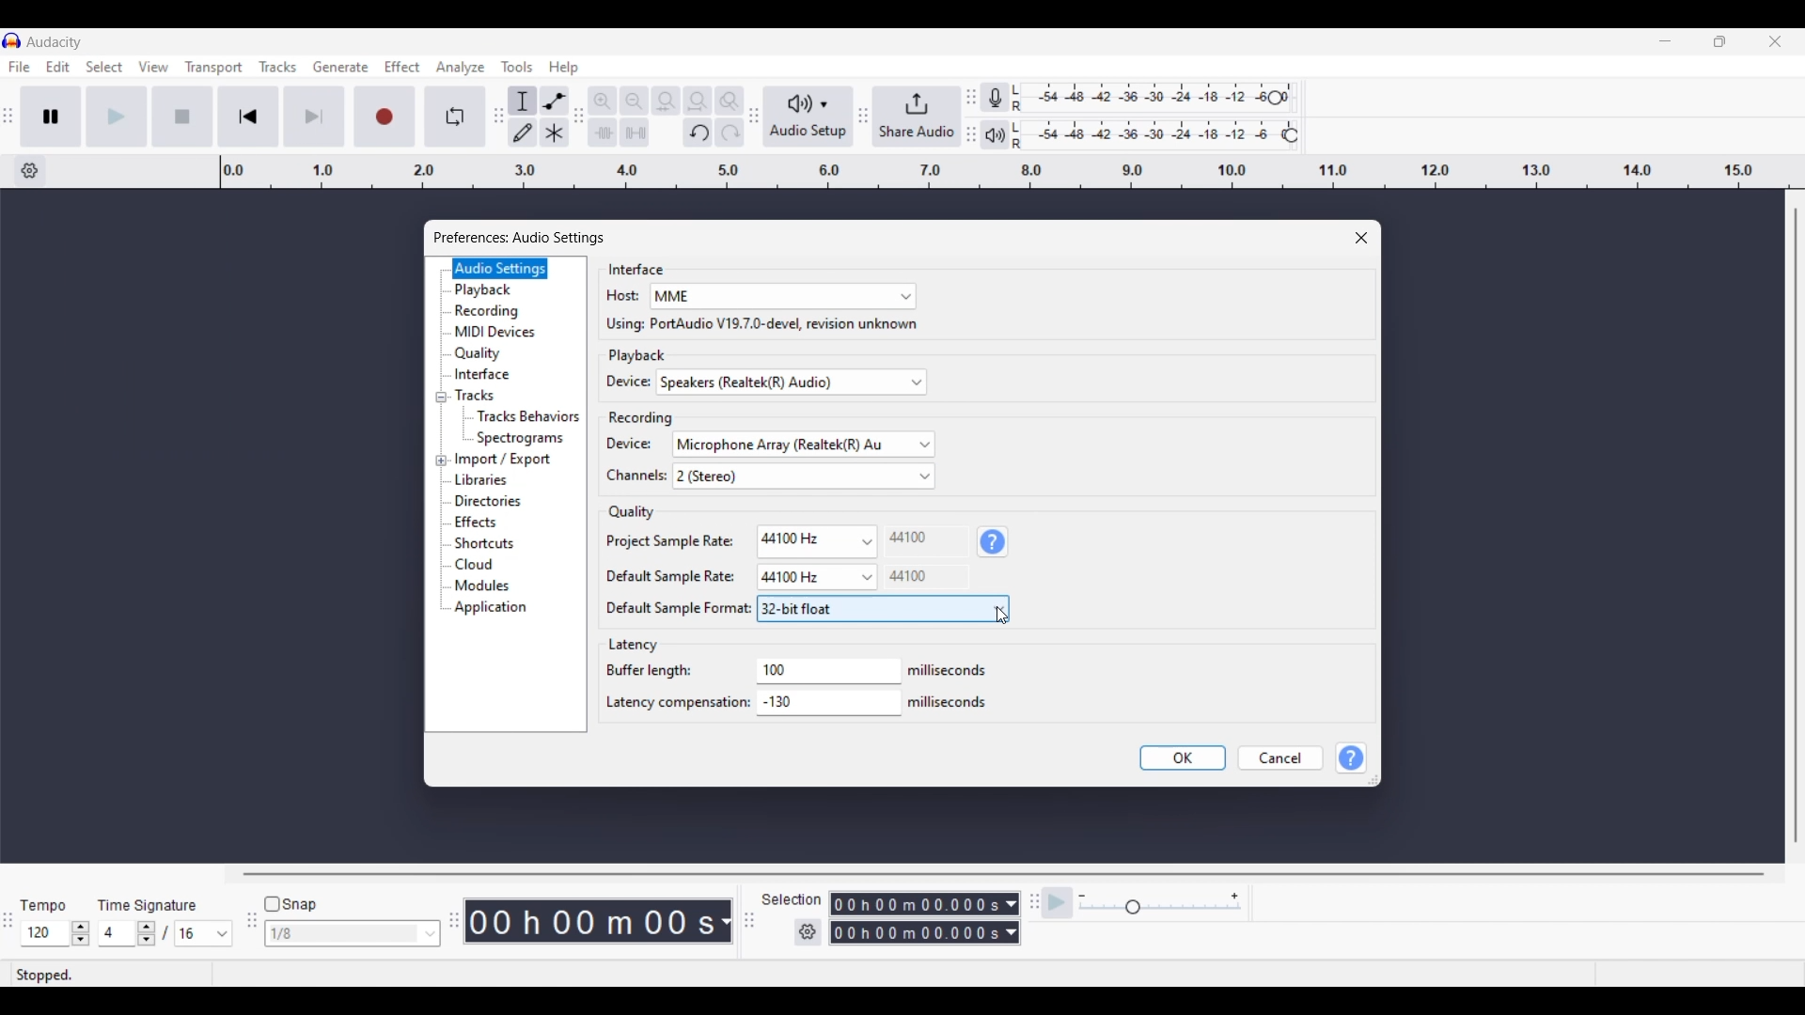  Describe the element at coordinates (660, 576) in the screenshot. I see `Default Sample Rate:` at that location.